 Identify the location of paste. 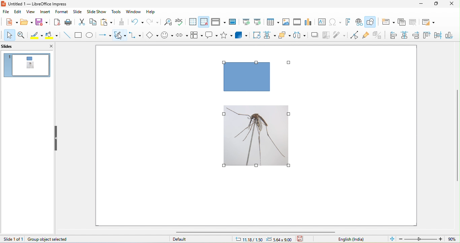
(106, 22).